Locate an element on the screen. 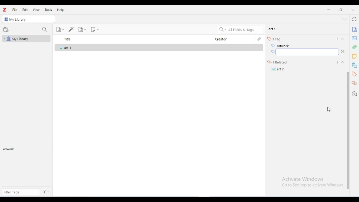 The image size is (359, 202). tags is located at coordinates (354, 74).